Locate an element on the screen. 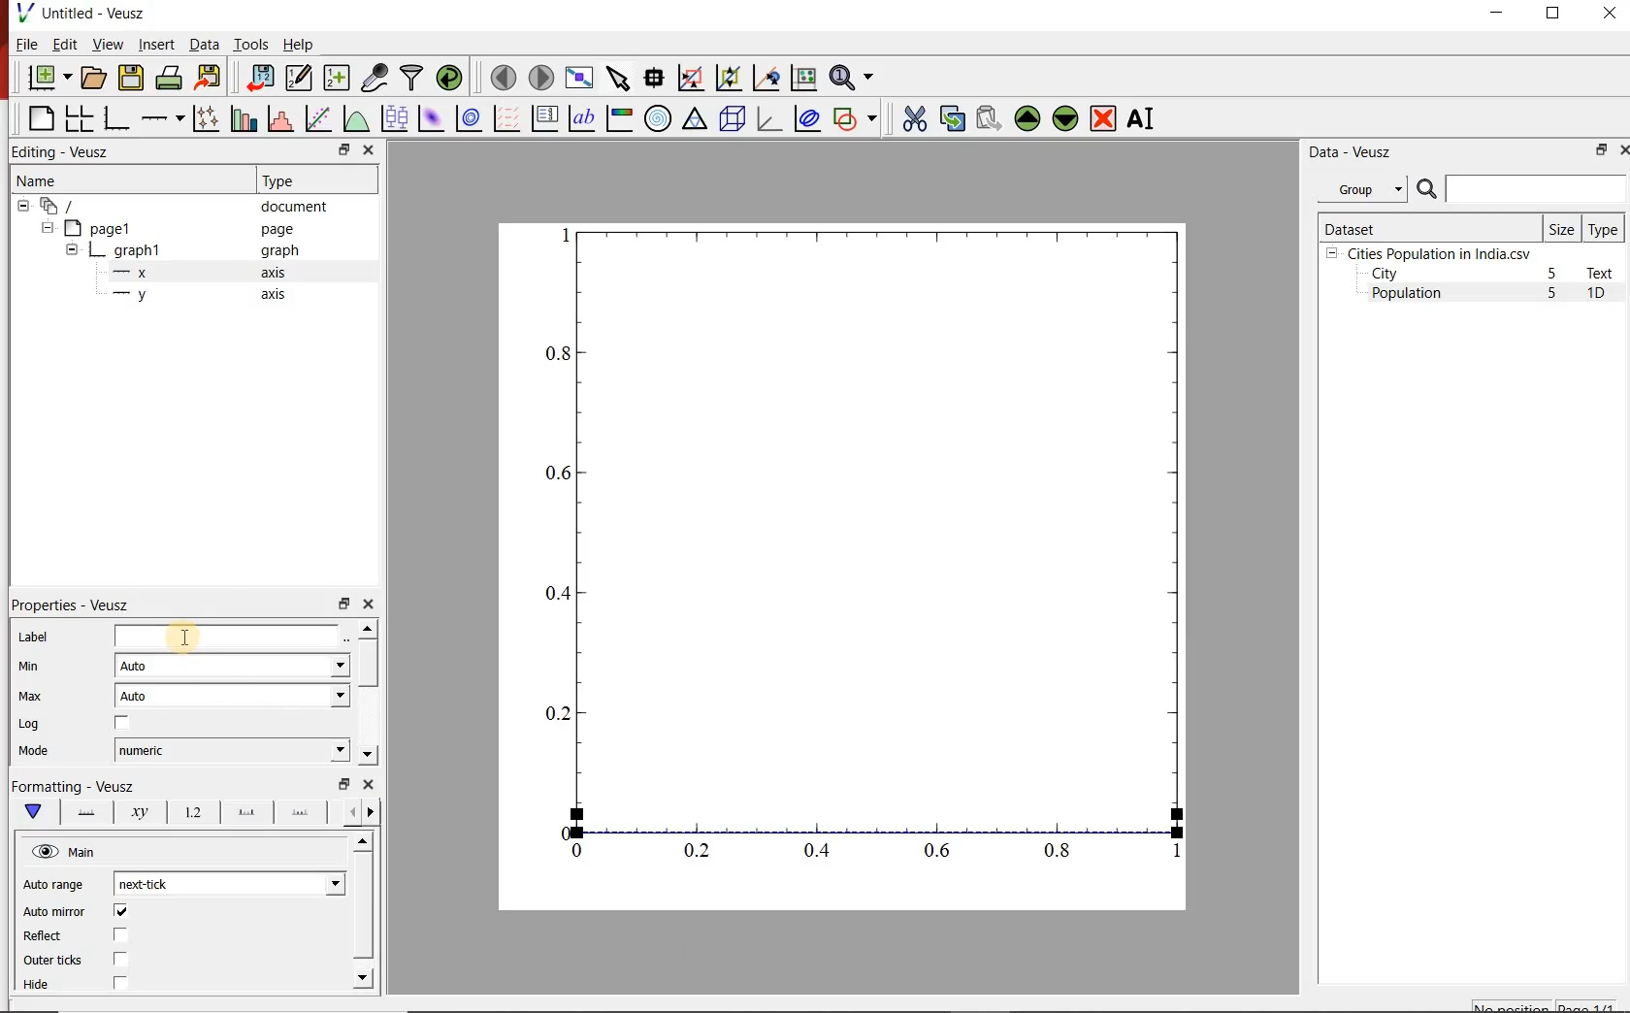 Image resolution: width=1630 pixels, height=1013 pixels. move to the previous page is located at coordinates (501, 76).